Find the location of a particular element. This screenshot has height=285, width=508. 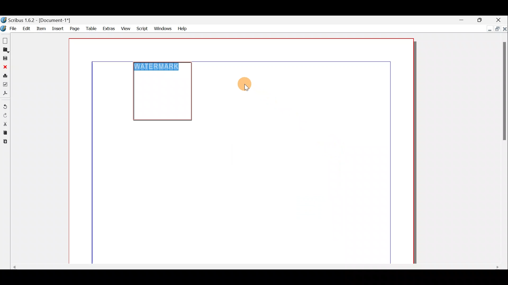

Close is located at coordinates (5, 67).